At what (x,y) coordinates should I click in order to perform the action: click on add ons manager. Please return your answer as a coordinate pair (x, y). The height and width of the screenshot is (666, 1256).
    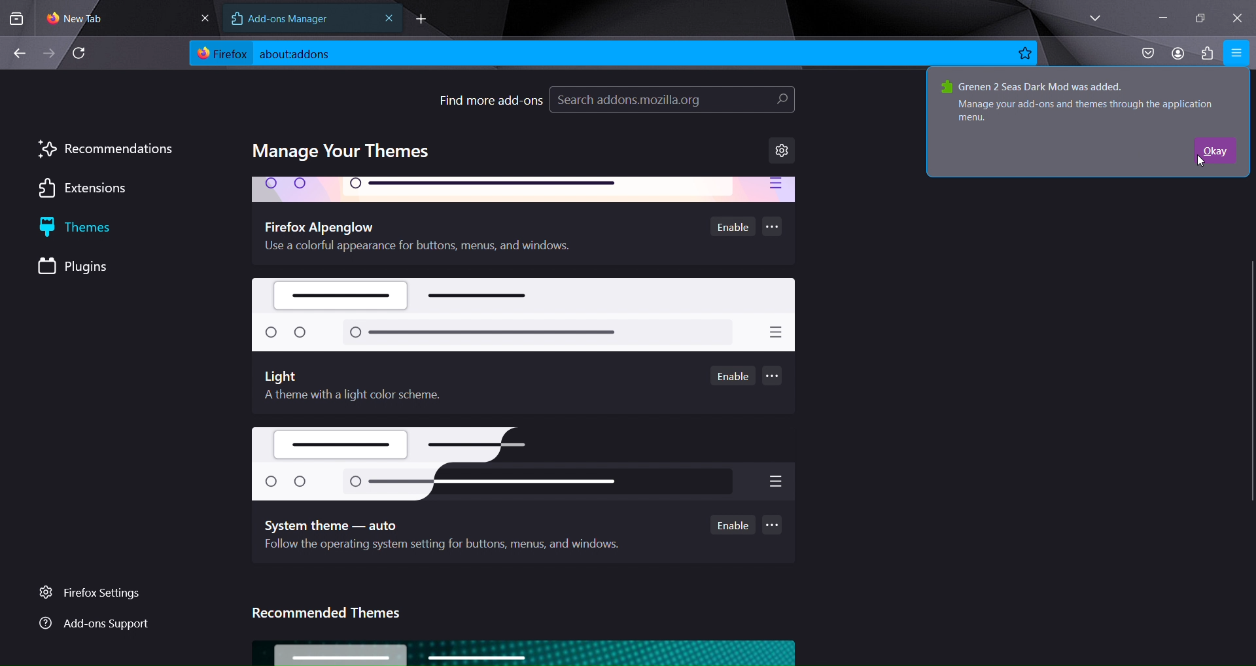
    Looking at the image, I should click on (294, 20).